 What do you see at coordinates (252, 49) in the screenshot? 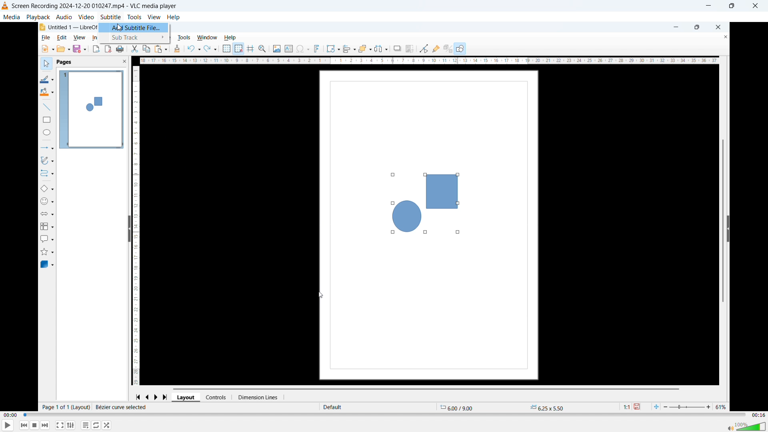
I see `helpline while moving` at bounding box center [252, 49].